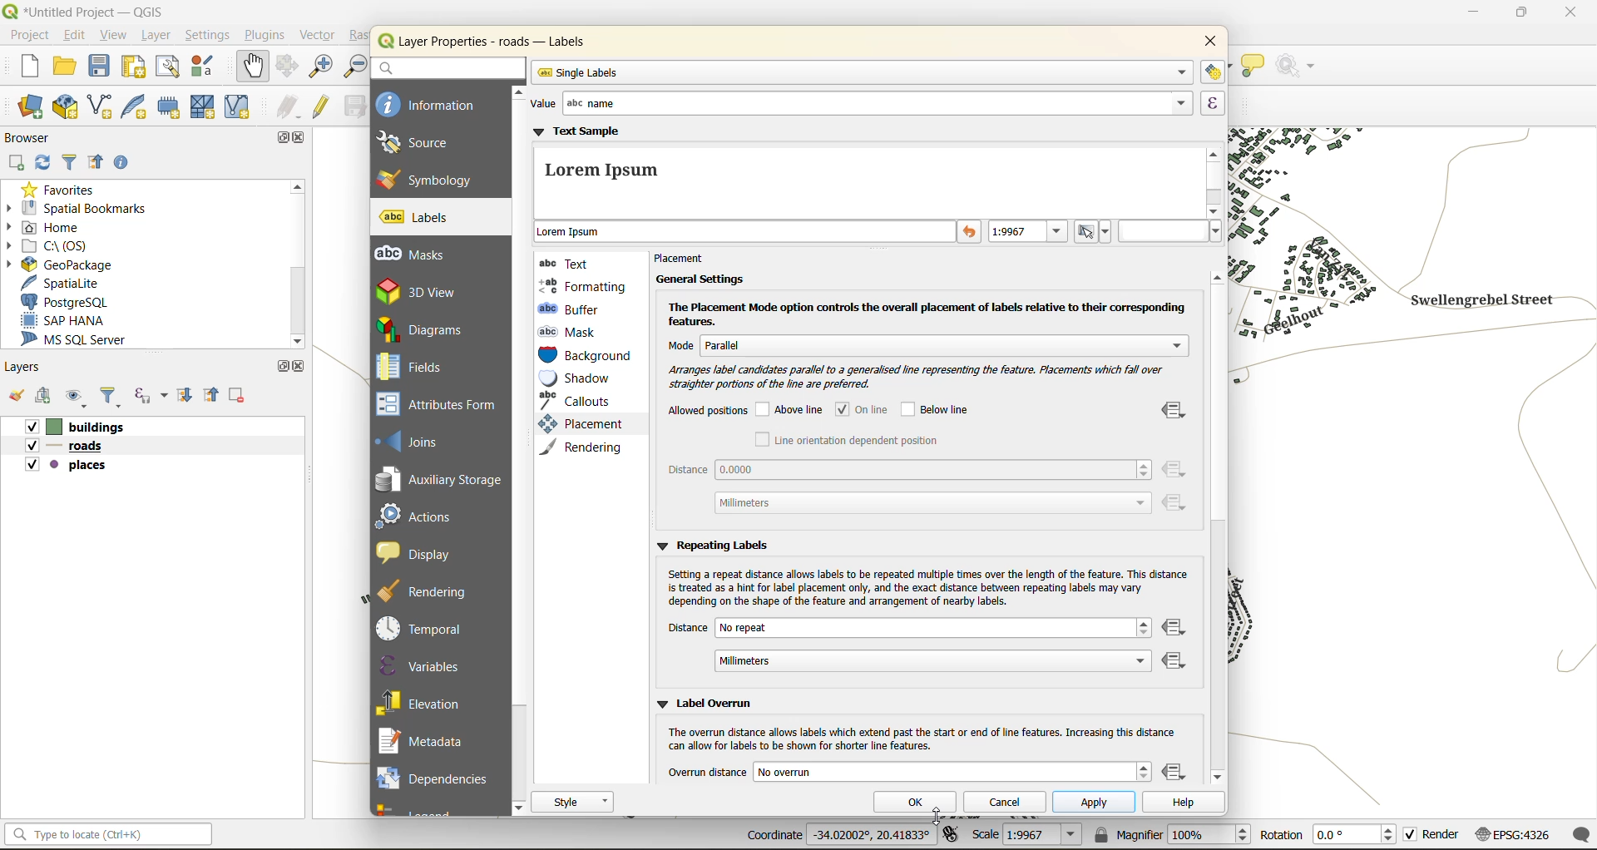  I want to click on mode, so click(917, 346).